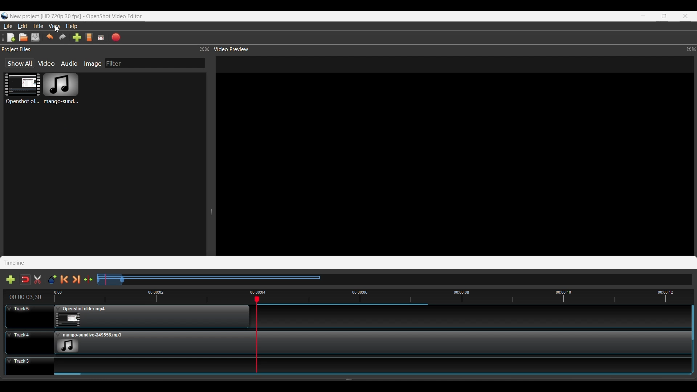 This screenshot has width=697, height=392. What do you see at coordinates (15, 262) in the screenshot?
I see `Timeline` at bounding box center [15, 262].